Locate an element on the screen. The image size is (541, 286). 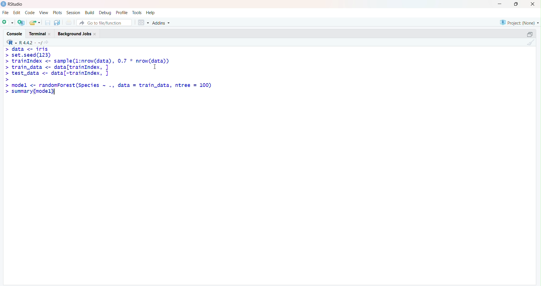
R.4.4.2. ~/ is located at coordinates (31, 42).